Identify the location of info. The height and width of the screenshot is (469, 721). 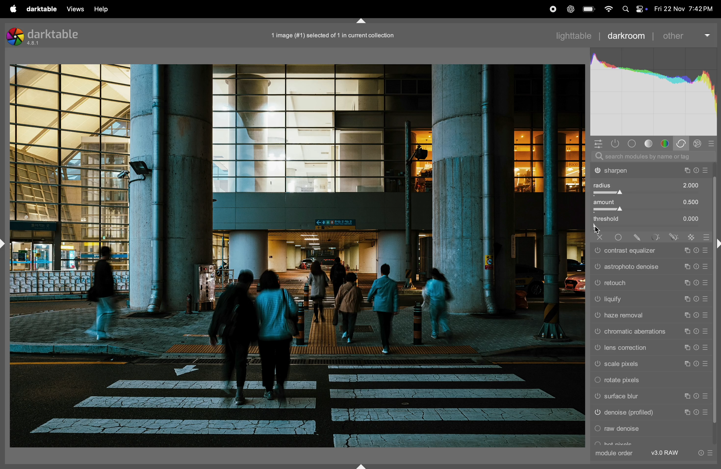
(704, 453).